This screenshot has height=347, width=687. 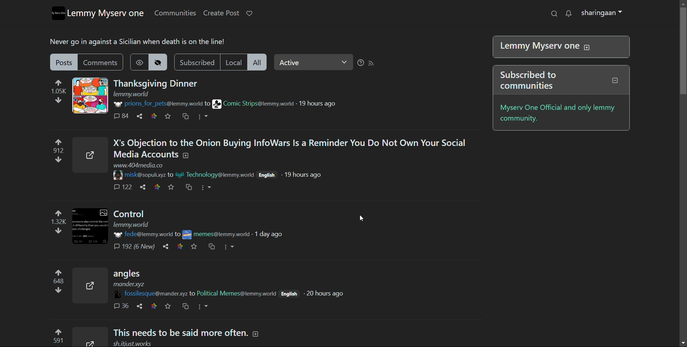 What do you see at coordinates (323, 293) in the screenshot?
I see `20 hours ago (post time)` at bounding box center [323, 293].